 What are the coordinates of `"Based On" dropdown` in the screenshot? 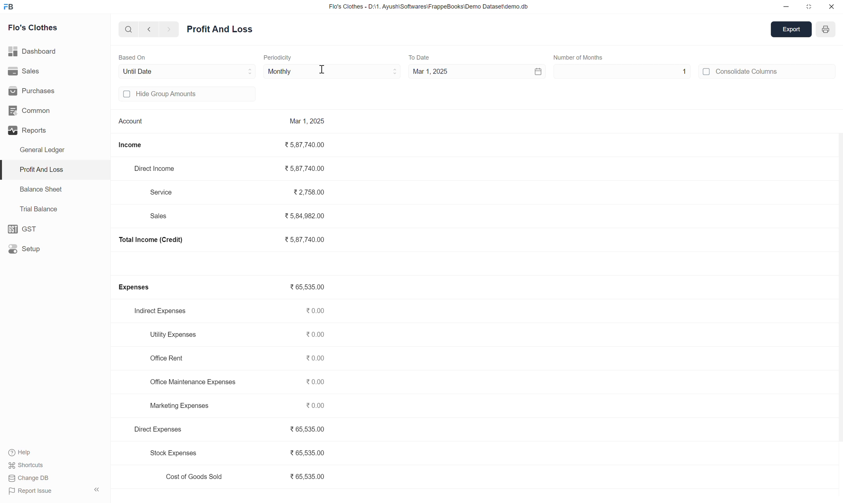 It's located at (245, 71).